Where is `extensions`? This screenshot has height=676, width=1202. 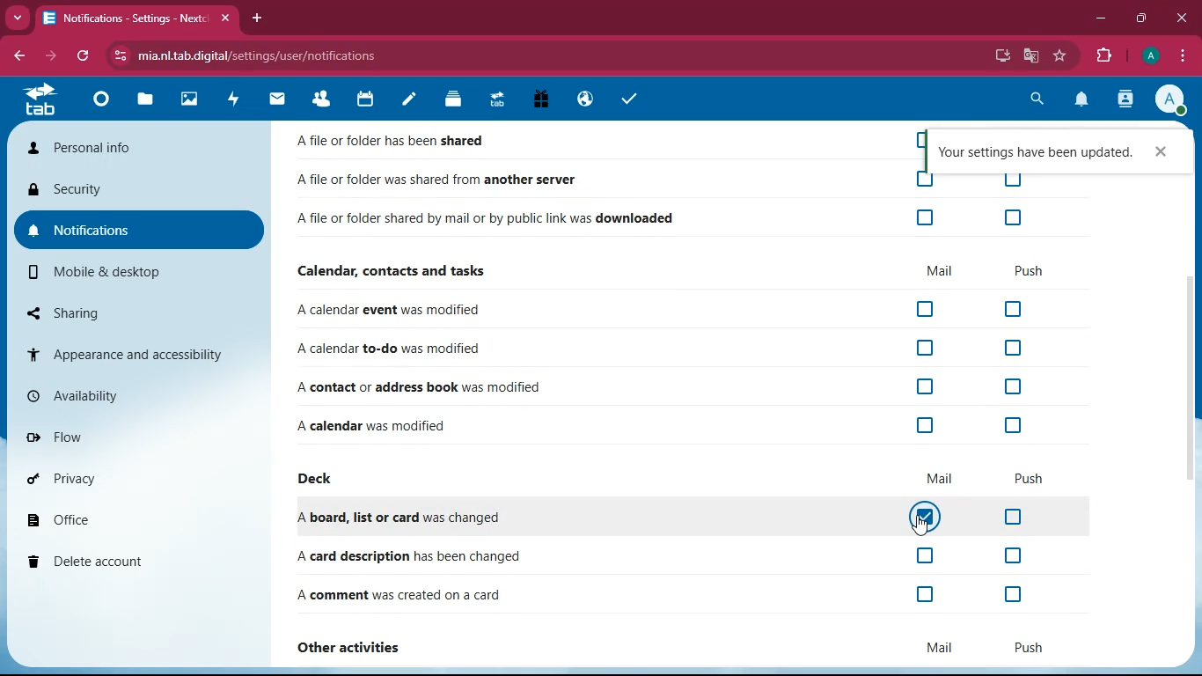 extensions is located at coordinates (1103, 57).